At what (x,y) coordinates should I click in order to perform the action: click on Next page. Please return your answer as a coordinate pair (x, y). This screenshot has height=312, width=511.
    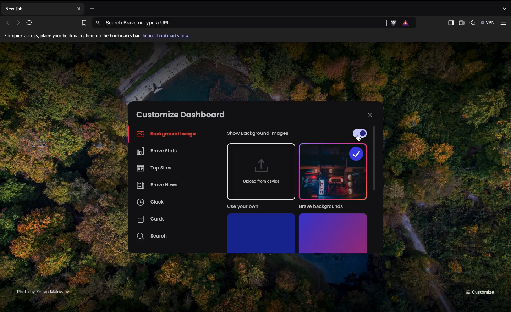
    Looking at the image, I should click on (19, 22).